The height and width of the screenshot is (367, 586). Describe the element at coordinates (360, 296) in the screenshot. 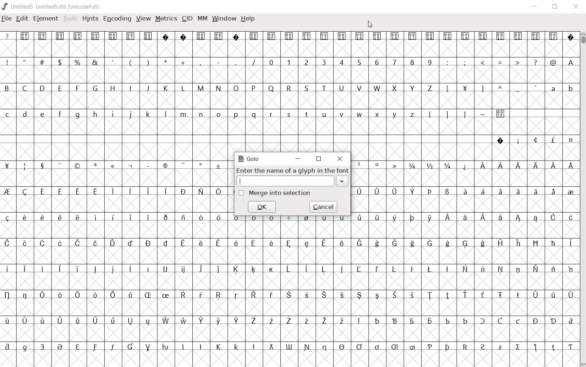

I see `Symbol` at that location.